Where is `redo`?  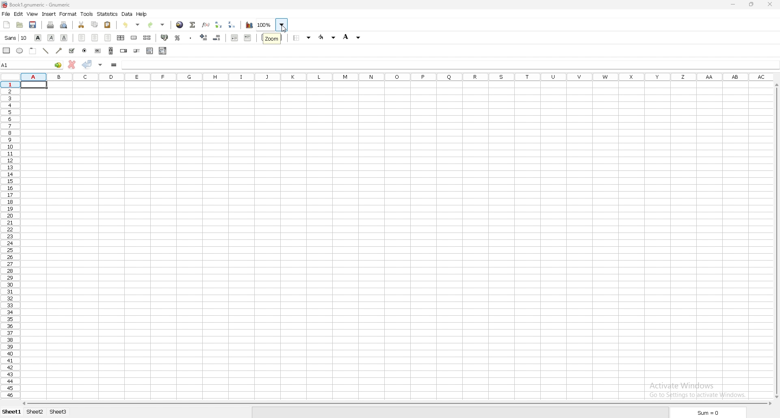 redo is located at coordinates (151, 25).